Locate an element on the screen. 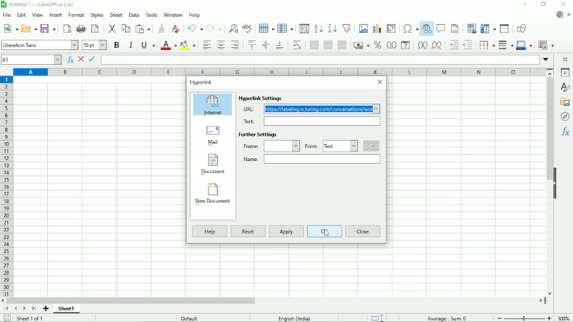  Center vertically is located at coordinates (266, 45).